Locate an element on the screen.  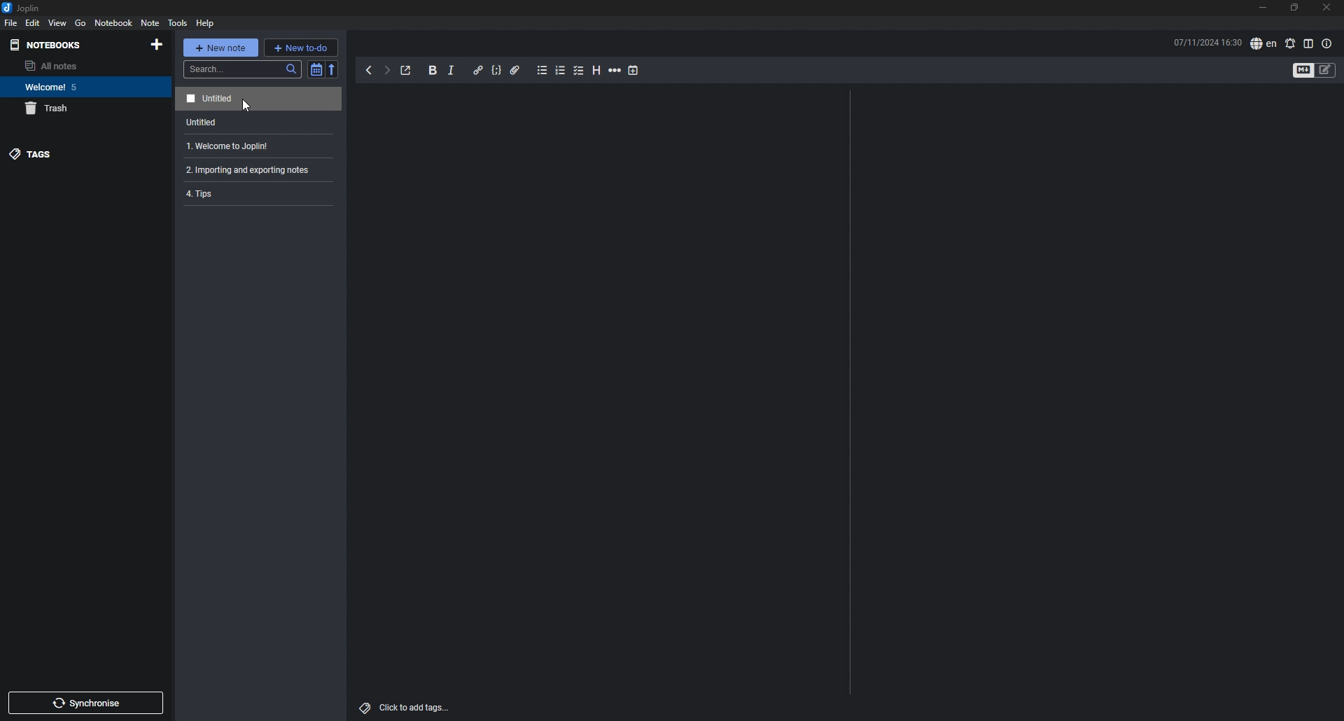
code is located at coordinates (496, 71).